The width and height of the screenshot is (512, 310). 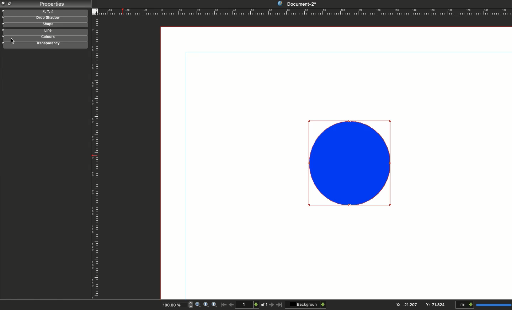 I want to click on 100.00%, so click(x=171, y=306).